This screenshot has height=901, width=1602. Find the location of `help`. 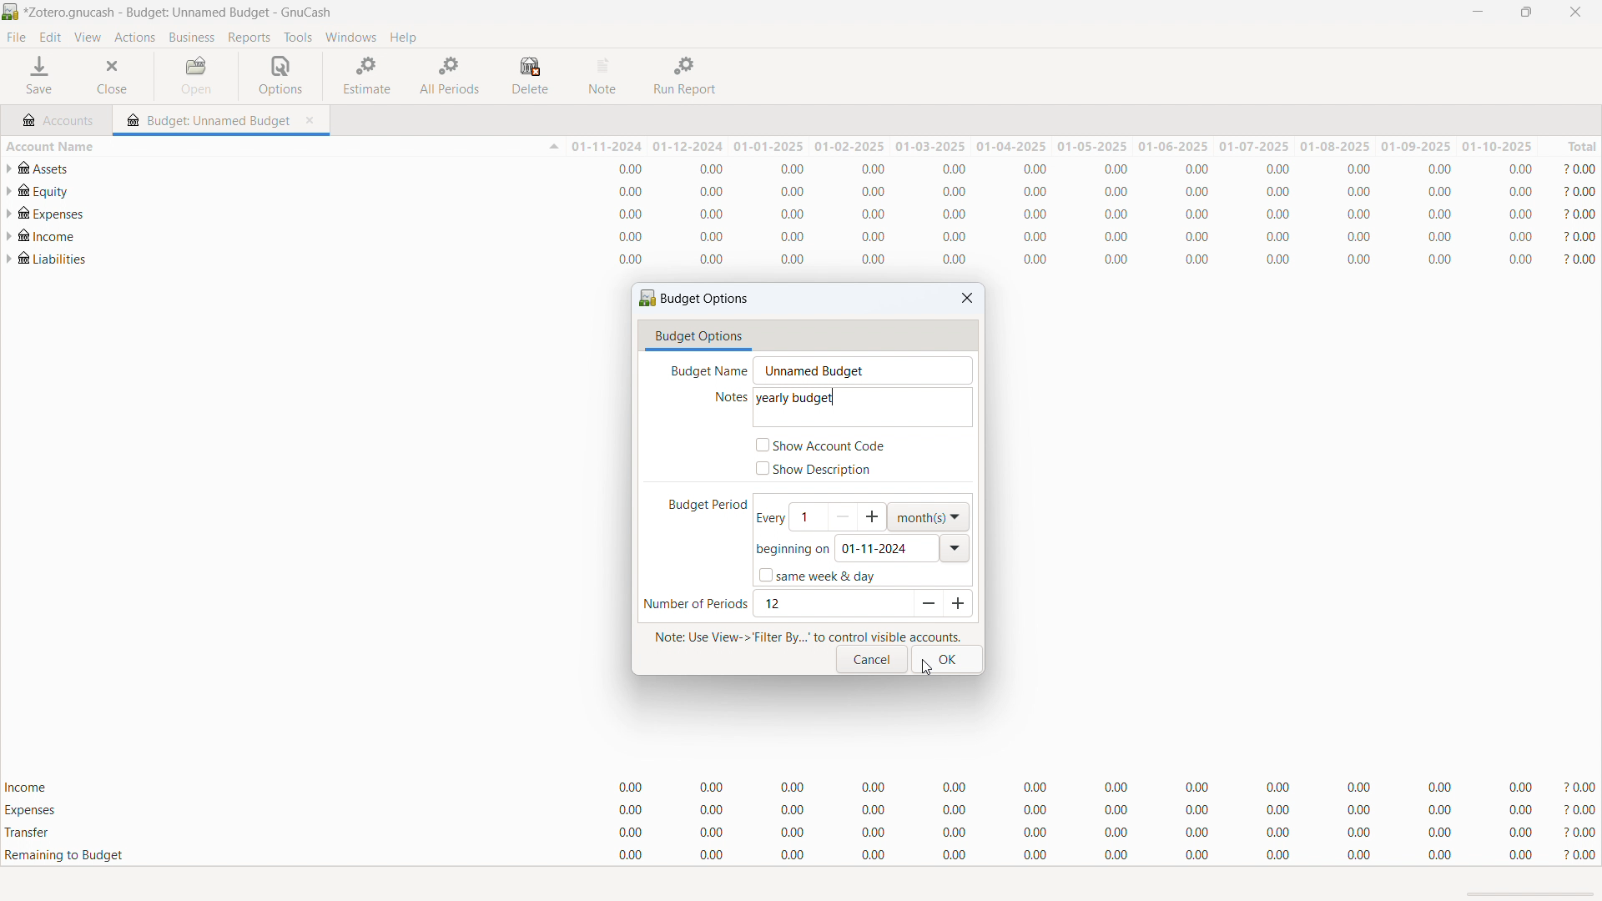

help is located at coordinates (402, 37).